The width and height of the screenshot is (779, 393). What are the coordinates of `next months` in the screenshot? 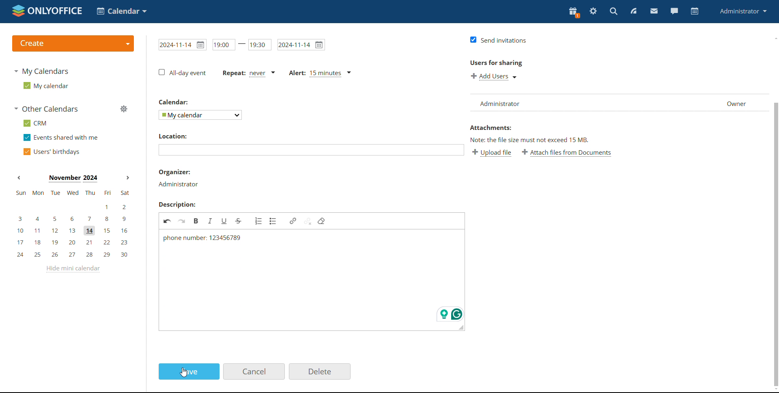 It's located at (127, 178).